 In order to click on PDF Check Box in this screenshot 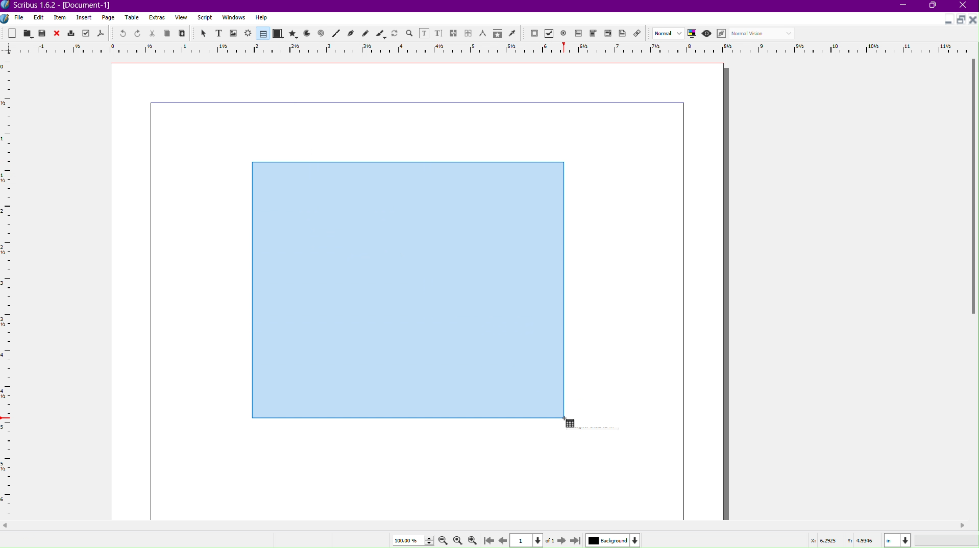, I will do `click(551, 34)`.